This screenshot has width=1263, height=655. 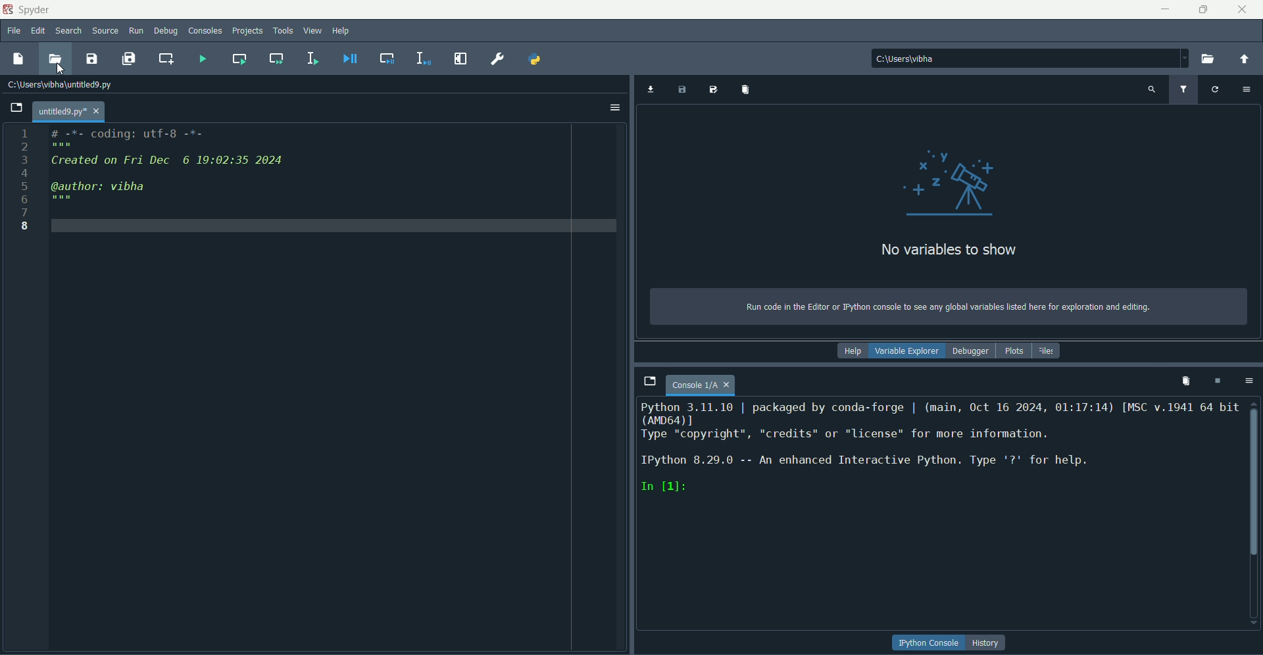 What do you see at coordinates (498, 60) in the screenshot?
I see `preferences` at bounding box center [498, 60].